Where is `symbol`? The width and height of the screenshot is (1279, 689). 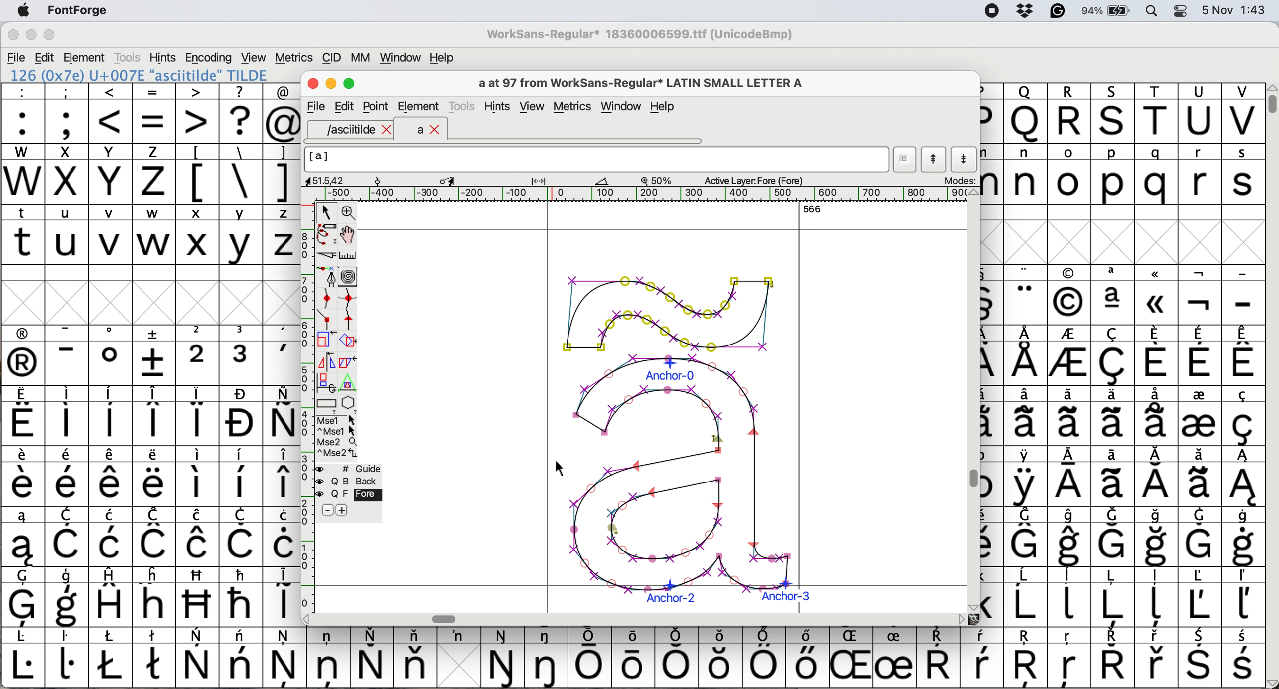
symbol is located at coordinates (1071, 537).